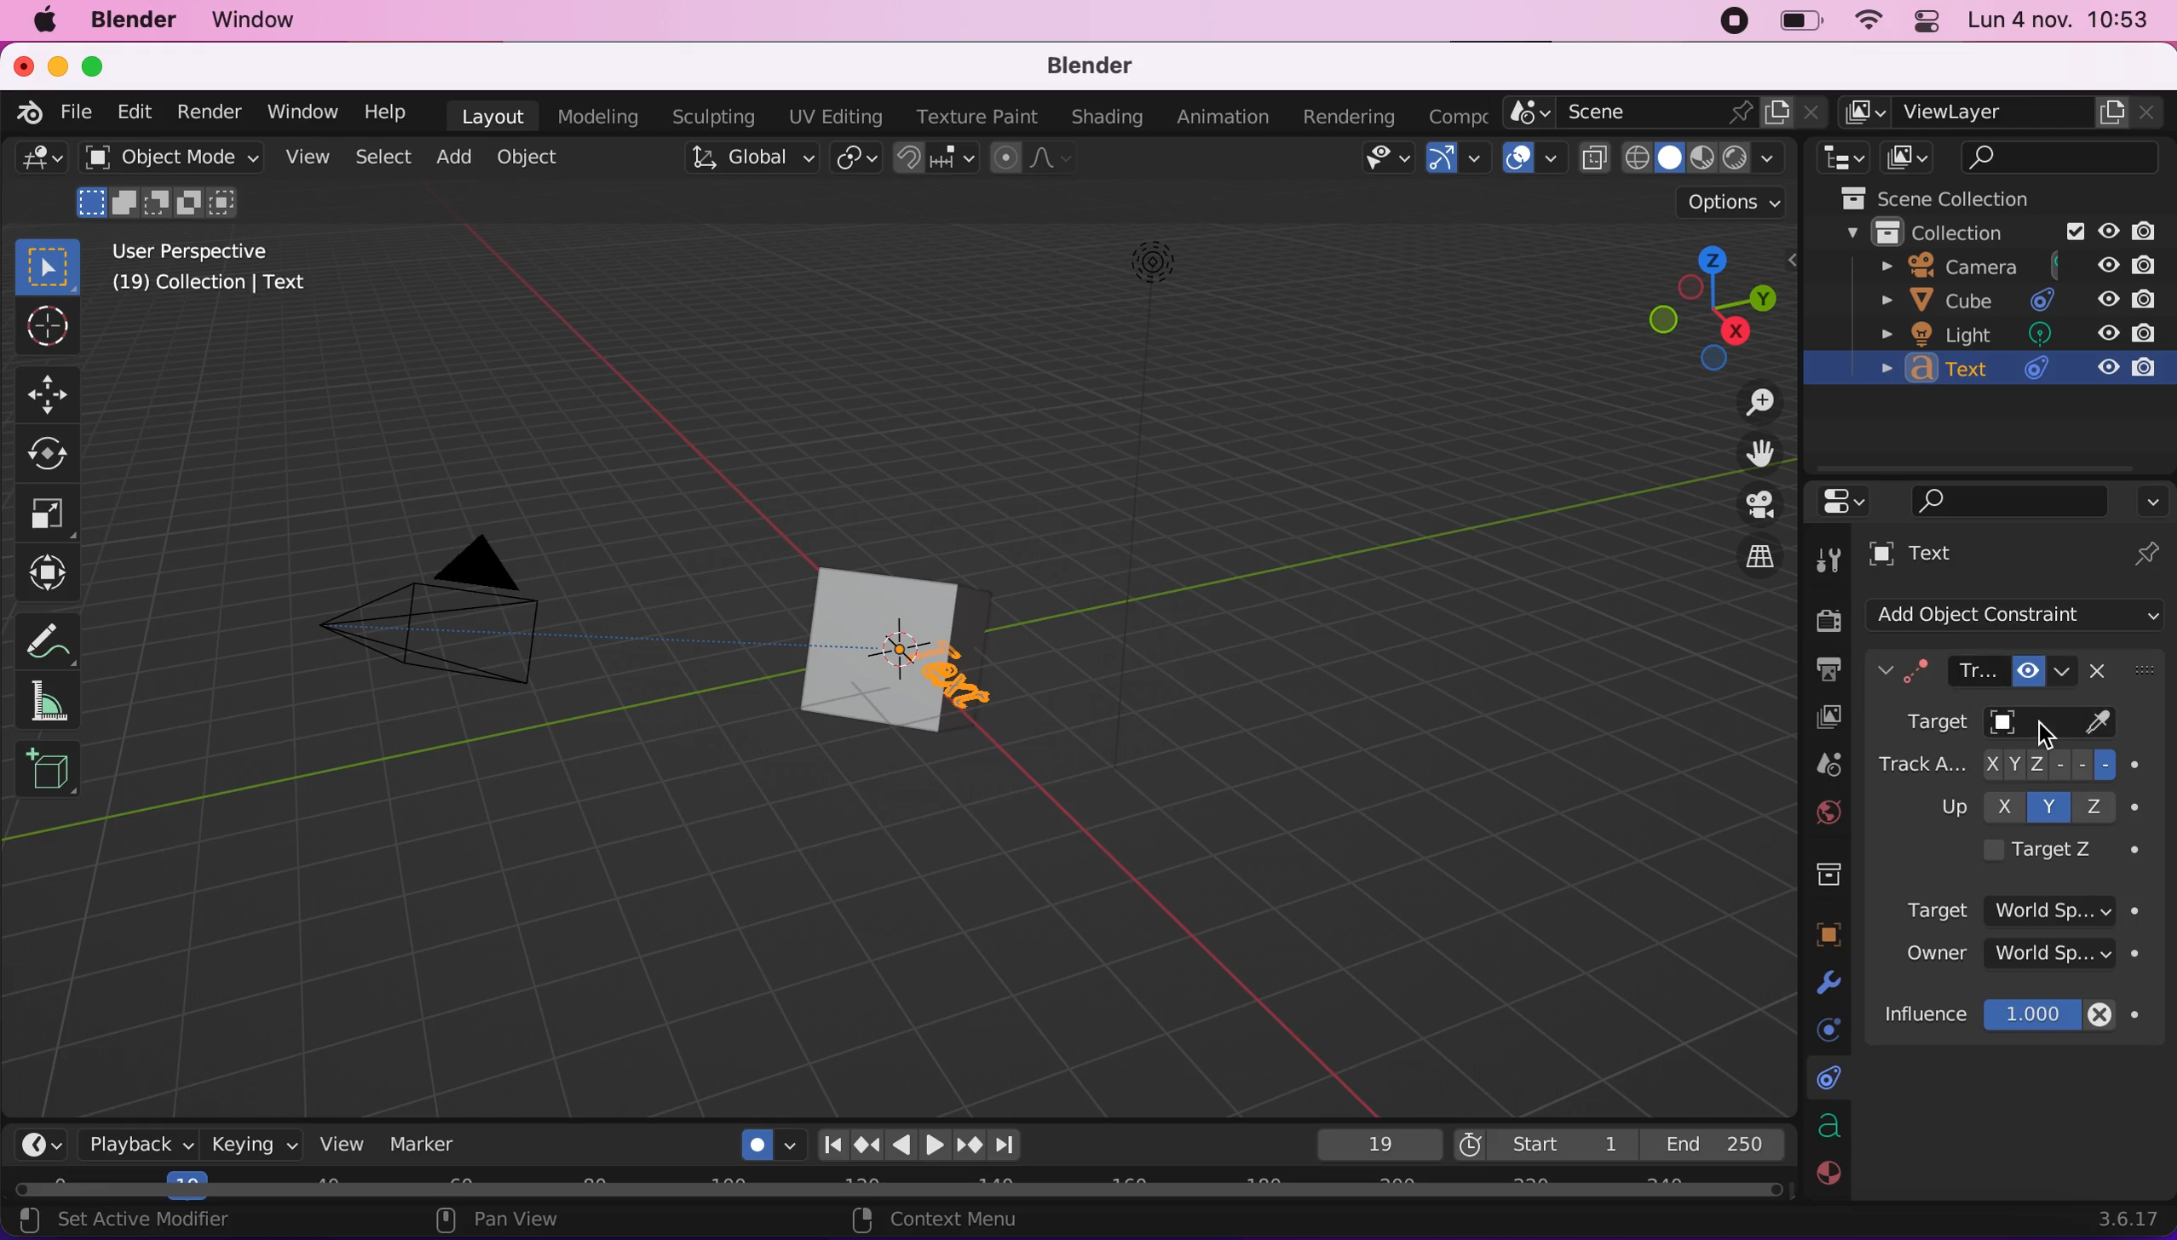 The width and height of the screenshot is (2177, 1240). I want to click on move the view, so click(1759, 455).